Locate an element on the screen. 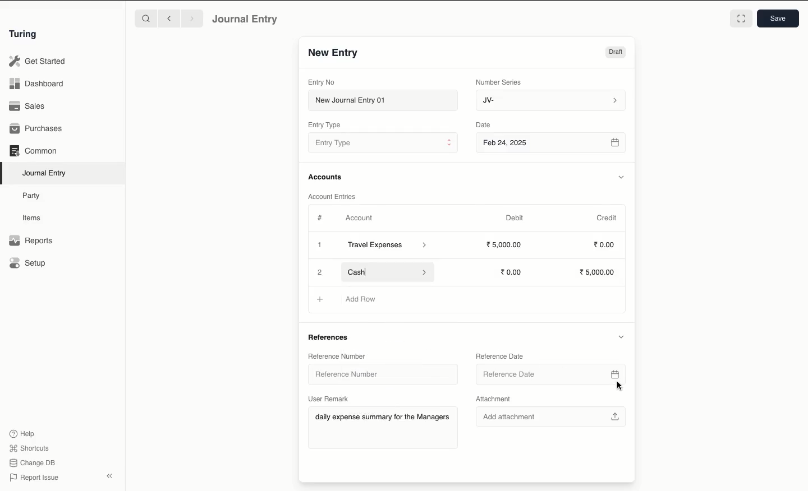 The width and height of the screenshot is (808, 491). Reference Number is located at coordinates (376, 373).